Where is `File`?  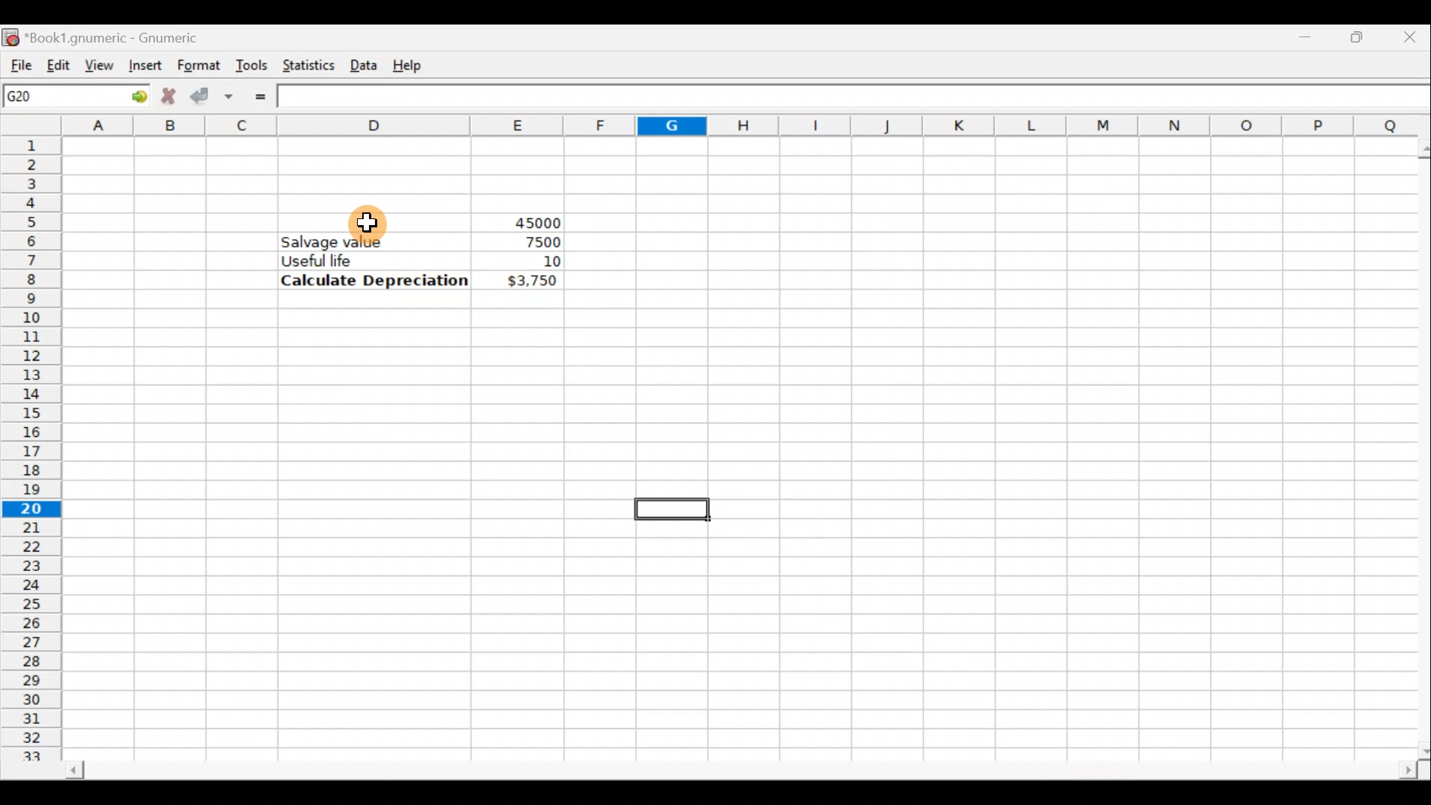
File is located at coordinates (16, 62).